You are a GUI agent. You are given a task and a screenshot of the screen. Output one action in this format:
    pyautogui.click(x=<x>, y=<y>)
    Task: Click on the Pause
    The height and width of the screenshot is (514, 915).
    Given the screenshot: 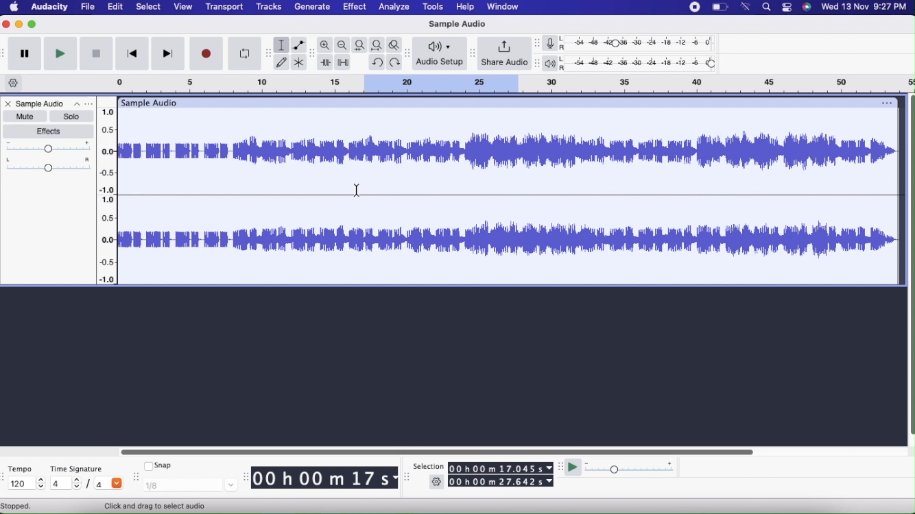 What is the action you would take?
    pyautogui.click(x=25, y=54)
    